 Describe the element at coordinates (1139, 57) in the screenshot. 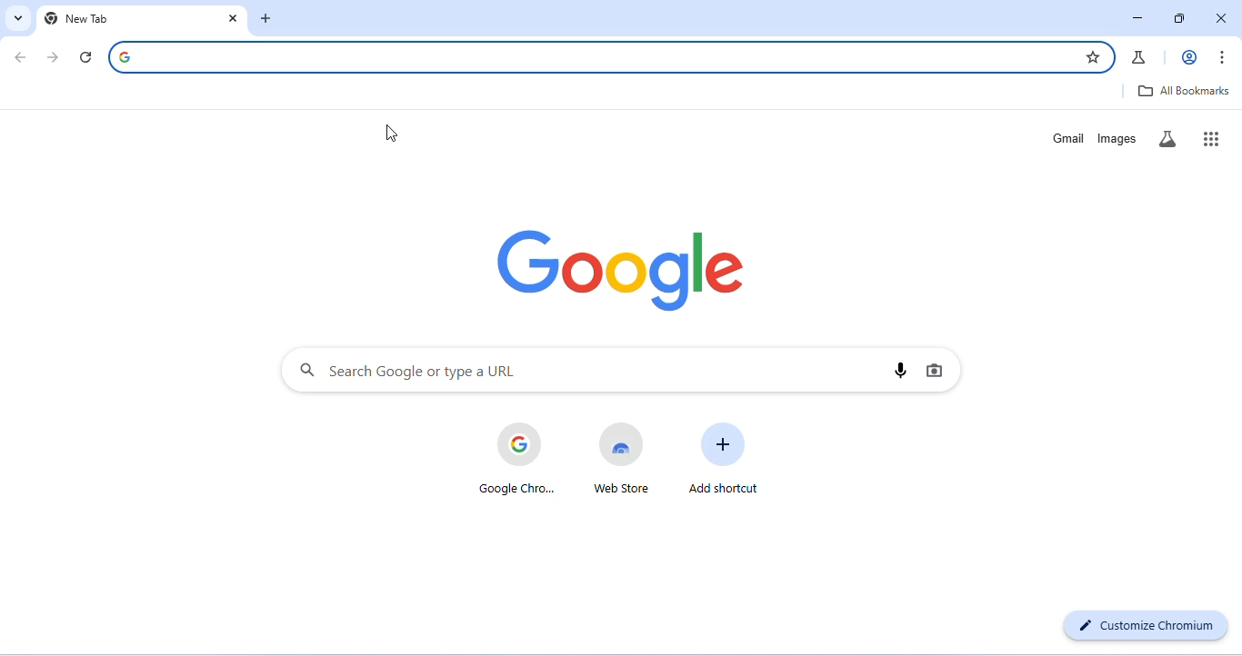

I see `chrome labs` at that location.